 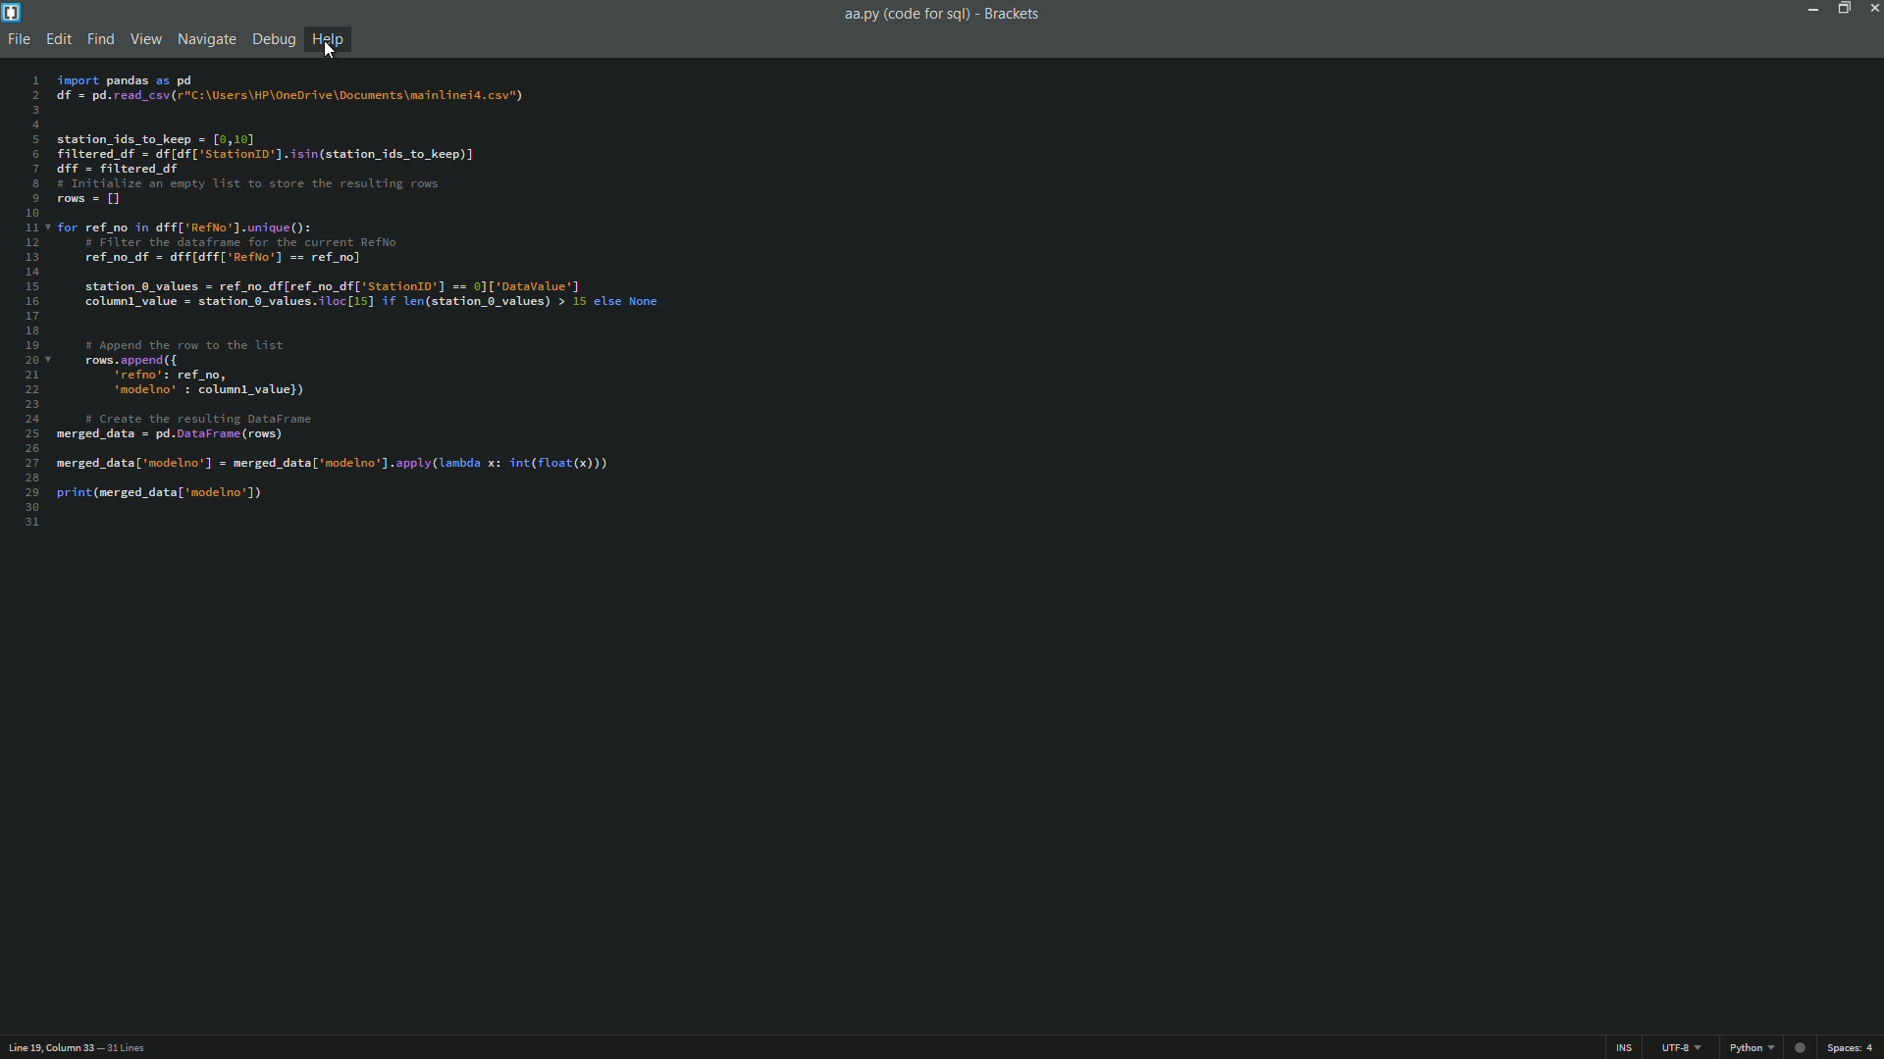 What do you see at coordinates (58, 38) in the screenshot?
I see `edit menu` at bounding box center [58, 38].